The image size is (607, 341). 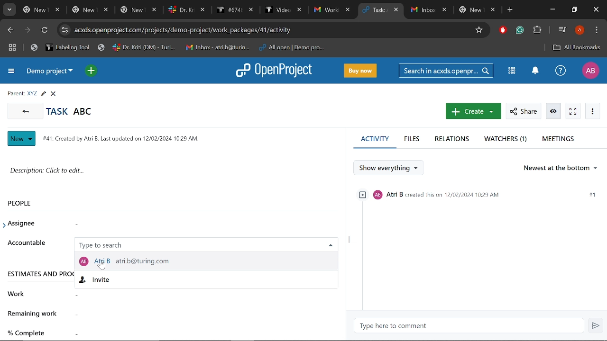 What do you see at coordinates (9, 10) in the screenshot?
I see `Search tabs` at bounding box center [9, 10].